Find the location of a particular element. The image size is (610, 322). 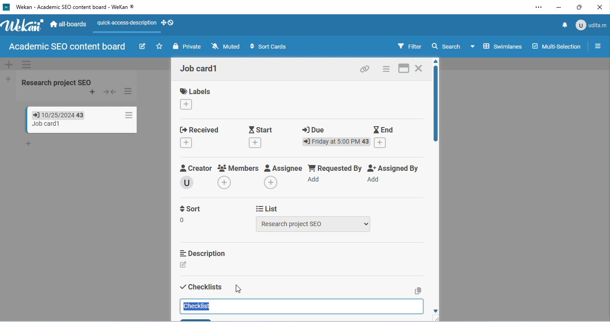

list actions is located at coordinates (129, 91).